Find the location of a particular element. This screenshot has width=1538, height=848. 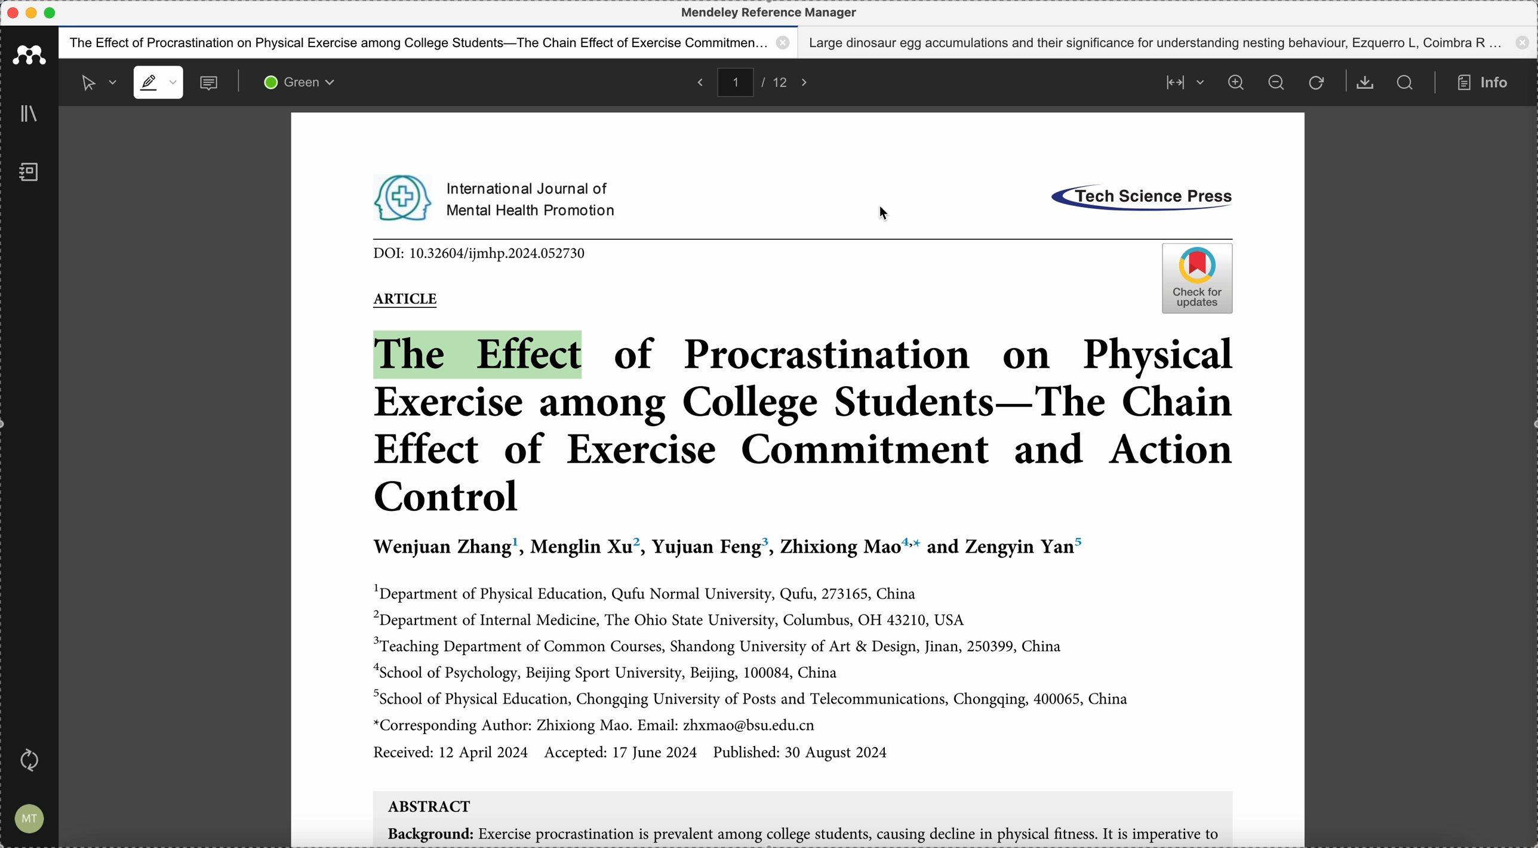

zoom in is located at coordinates (1235, 82).